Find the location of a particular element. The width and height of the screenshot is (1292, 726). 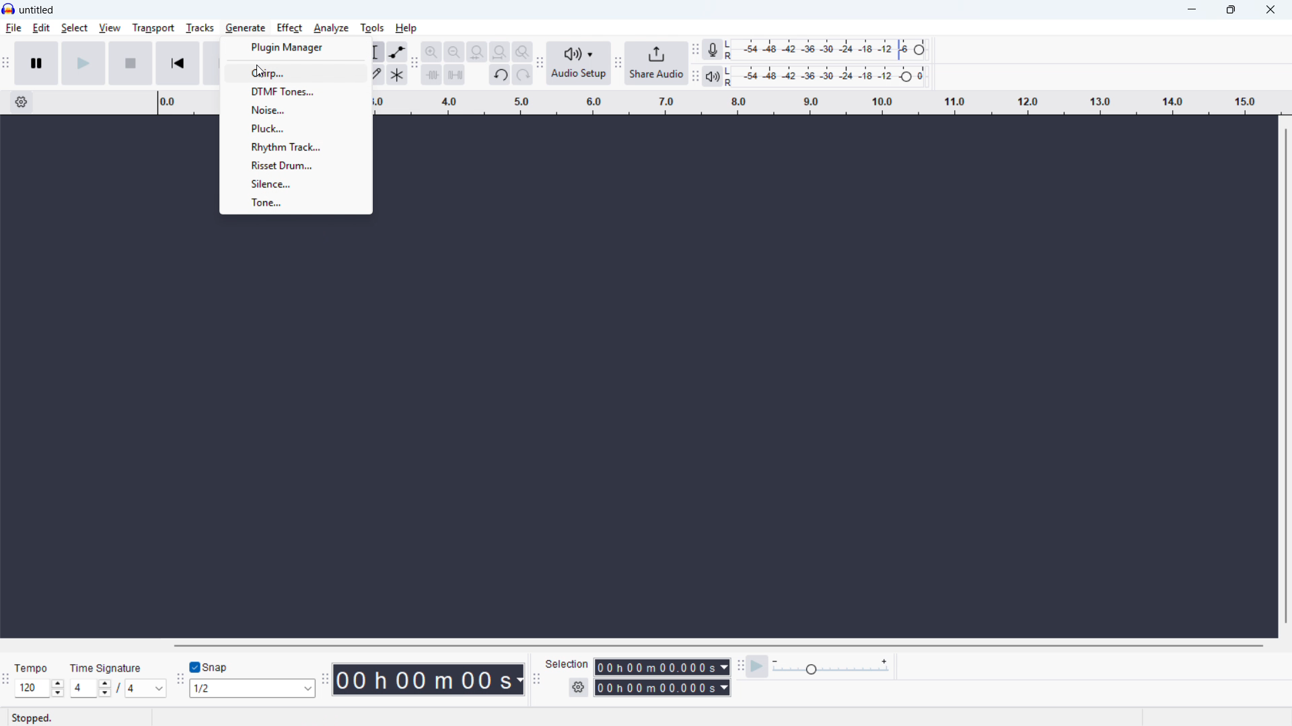

Zoom out  is located at coordinates (454, 52).